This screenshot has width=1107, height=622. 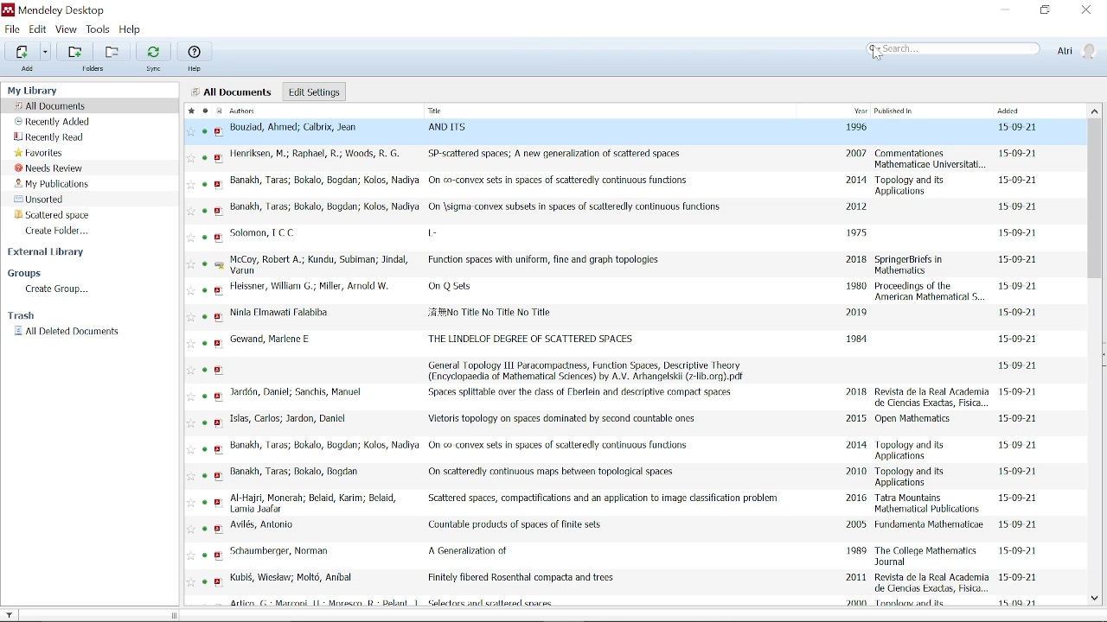 What do you see at coordinates (1001, 9) in the screenshot?
I see `Minimize` at bounding box center [1001, 9].